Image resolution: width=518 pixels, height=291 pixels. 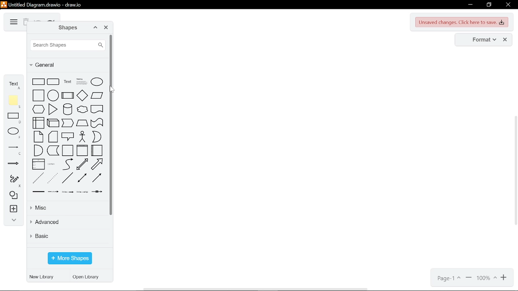 What do you see at coordinates (68, 95) in the screenshot?
I see `process` at bounding box center [68, 95].